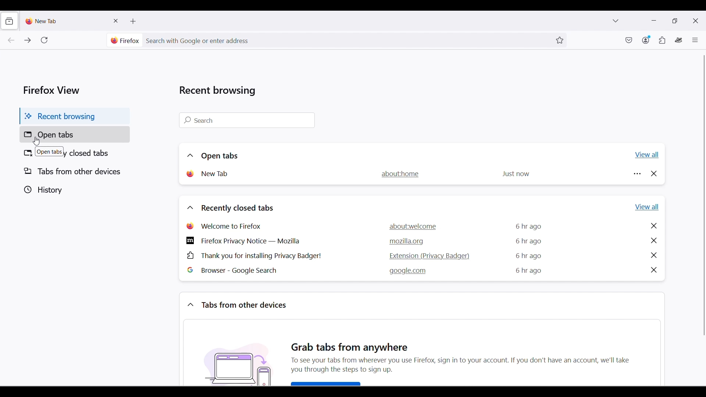 This screenshot has height=397, width=706. Describe the element at coordinates (529, 226) in the screenshot. I see `6 hr ago` at that location.